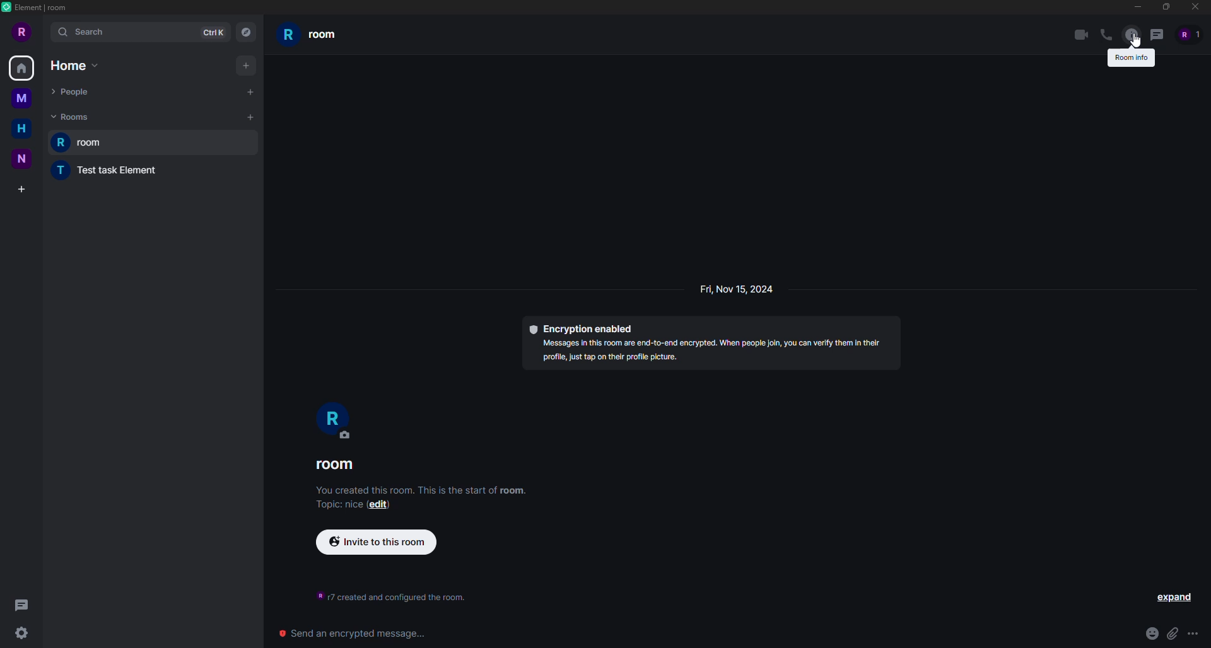 The width and height of the screenshot is (1211, 648). What do you see at coordinates (25, 605) in the screenshot?
I see `threads` at bounding box center [25, 605].